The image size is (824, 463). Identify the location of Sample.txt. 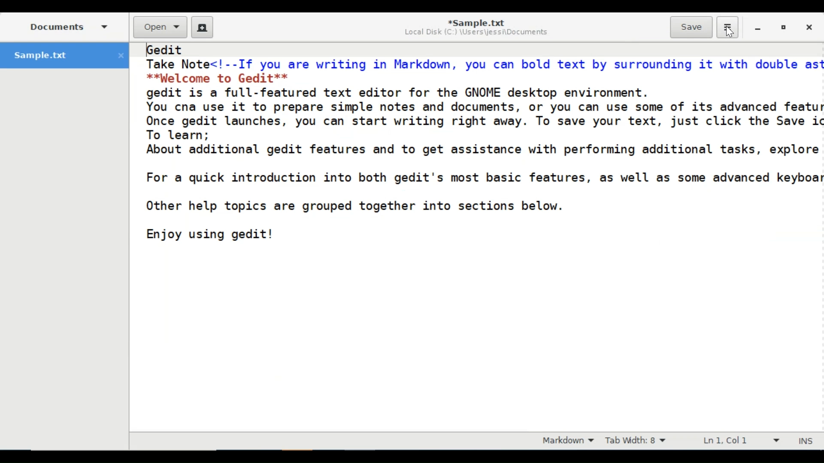
(64, 56).